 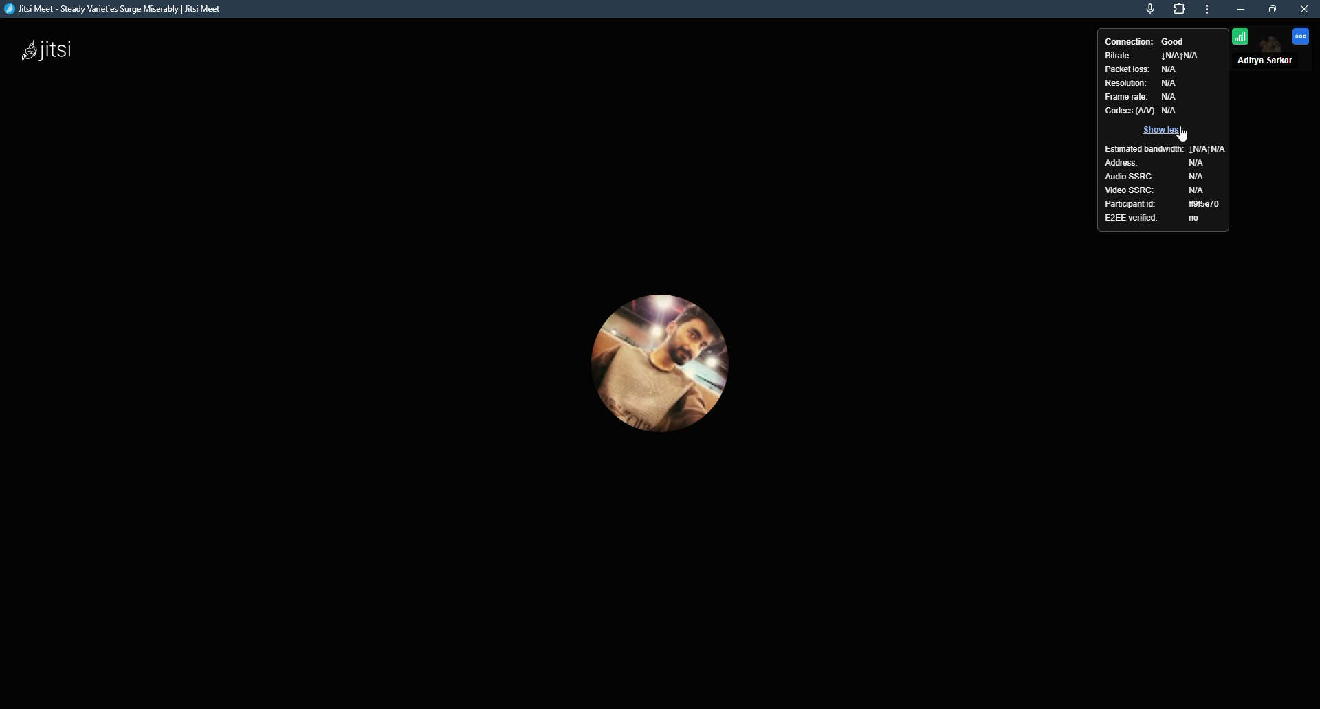 What do you see at coordinates (1209, 9) in the screenshot?
I see `more` at bounding box center [1209, 9].